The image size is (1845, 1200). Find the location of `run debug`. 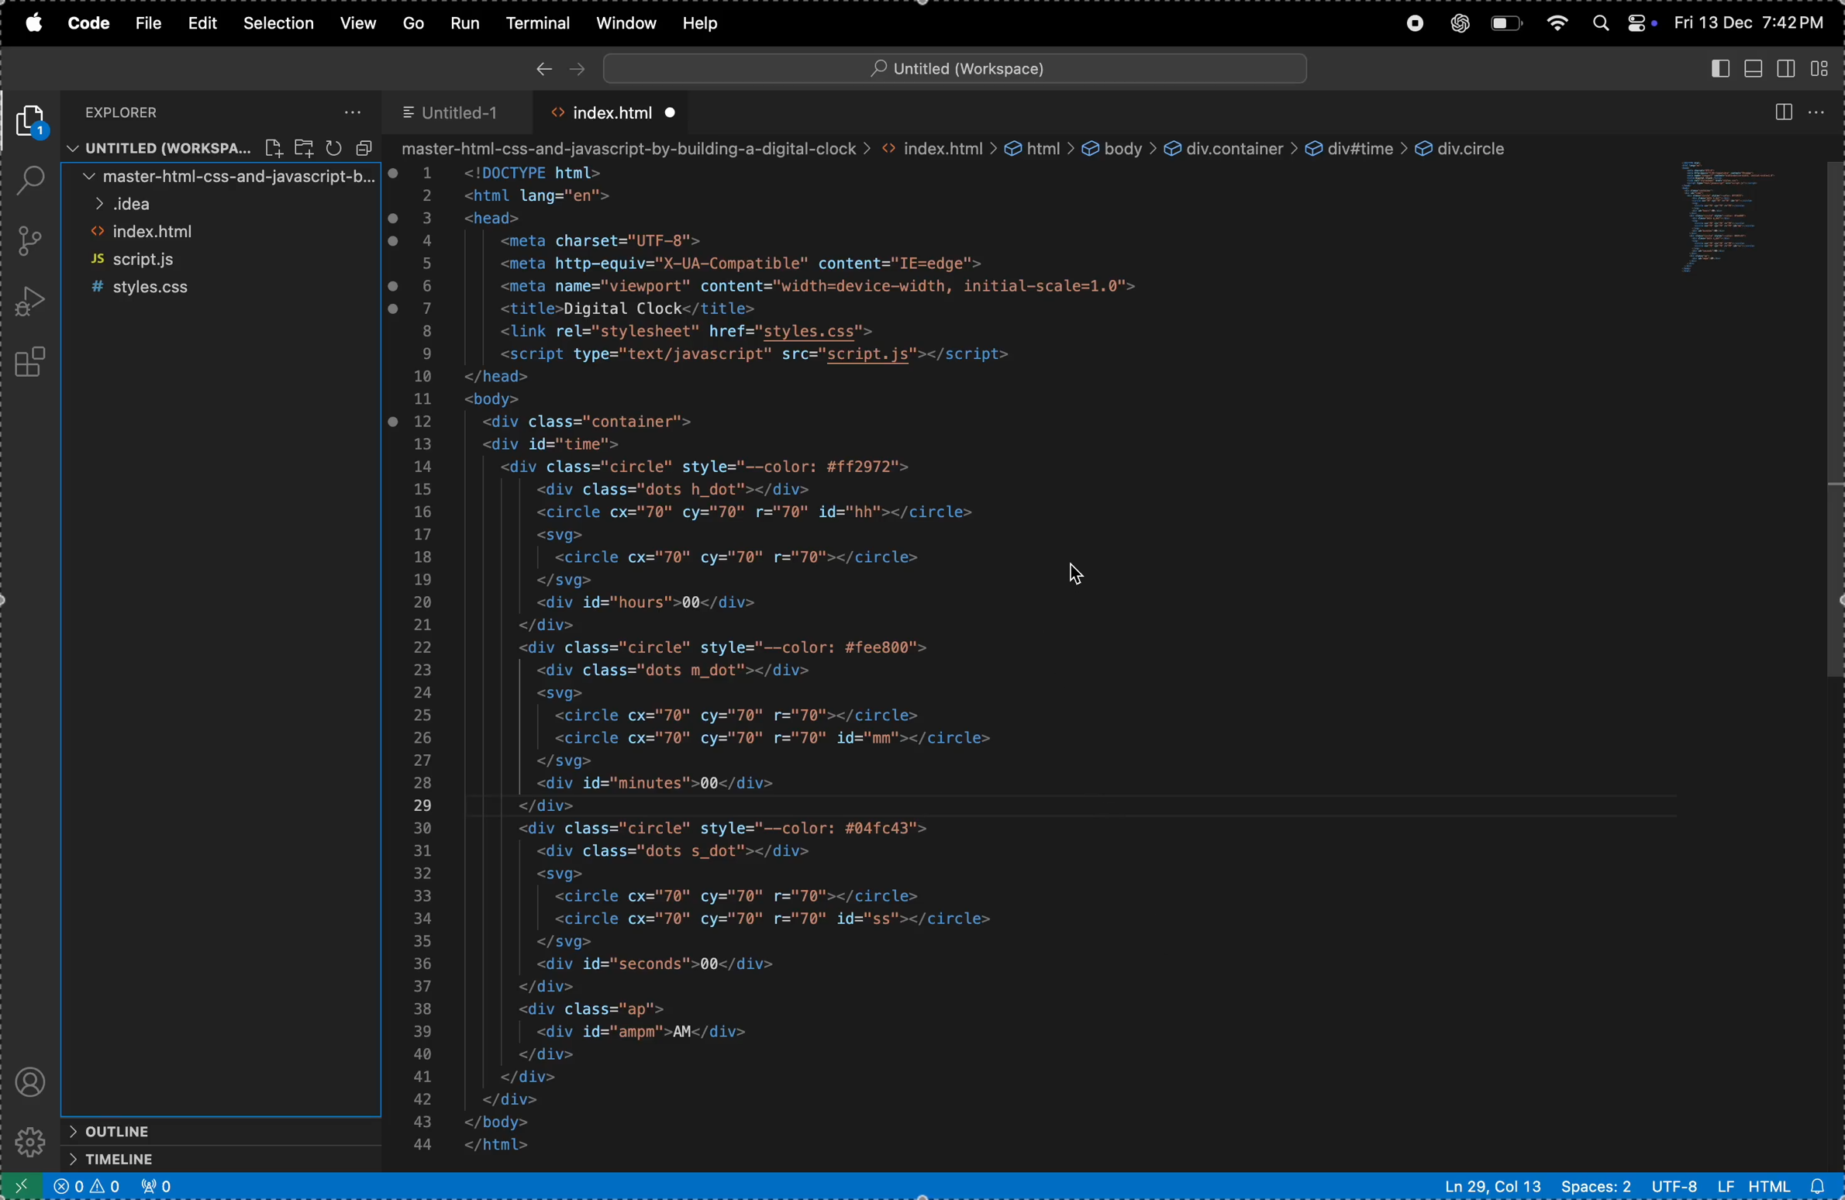

run debug is located at coordinates (28, 301).